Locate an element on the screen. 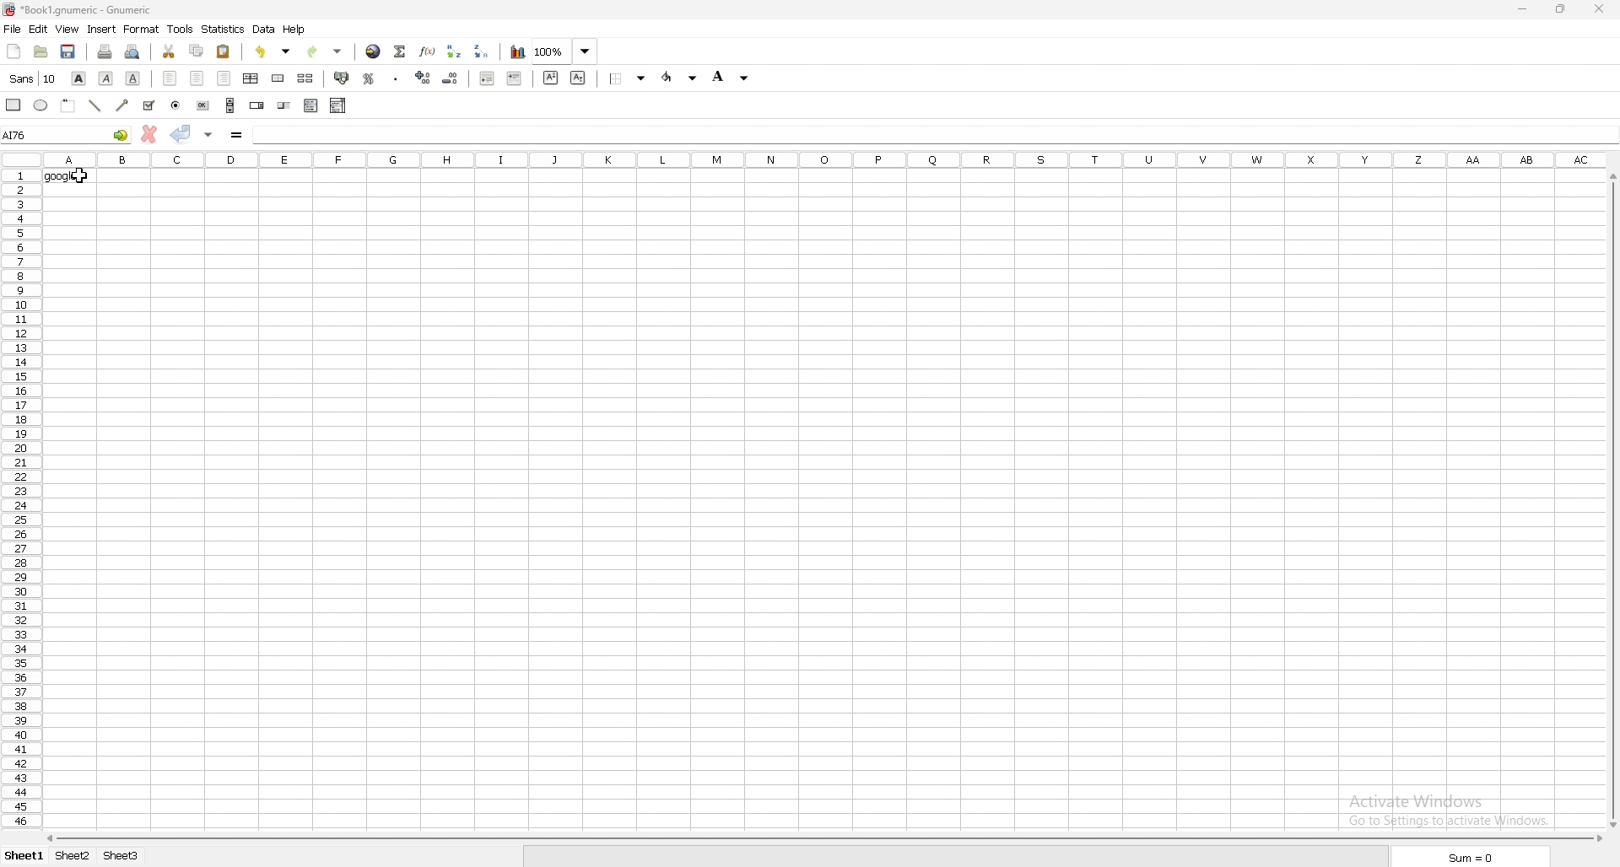 The image size is (1620, 867). edit is located at coordinates (39, 30).